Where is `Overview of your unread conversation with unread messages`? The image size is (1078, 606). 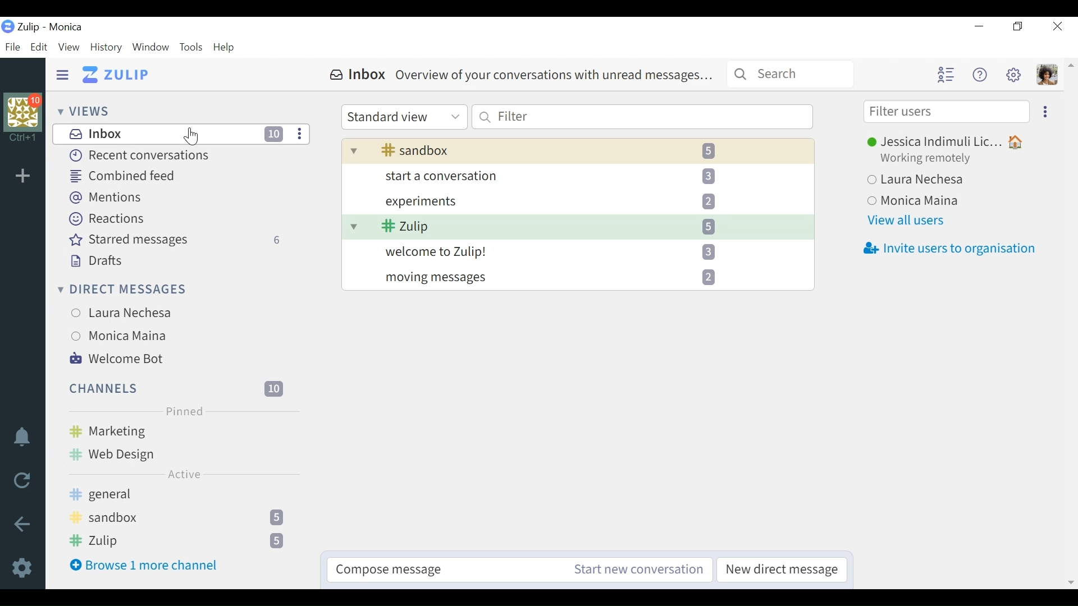 Overview of your unread conversation with unread messages is located at coordinates (577, 252).